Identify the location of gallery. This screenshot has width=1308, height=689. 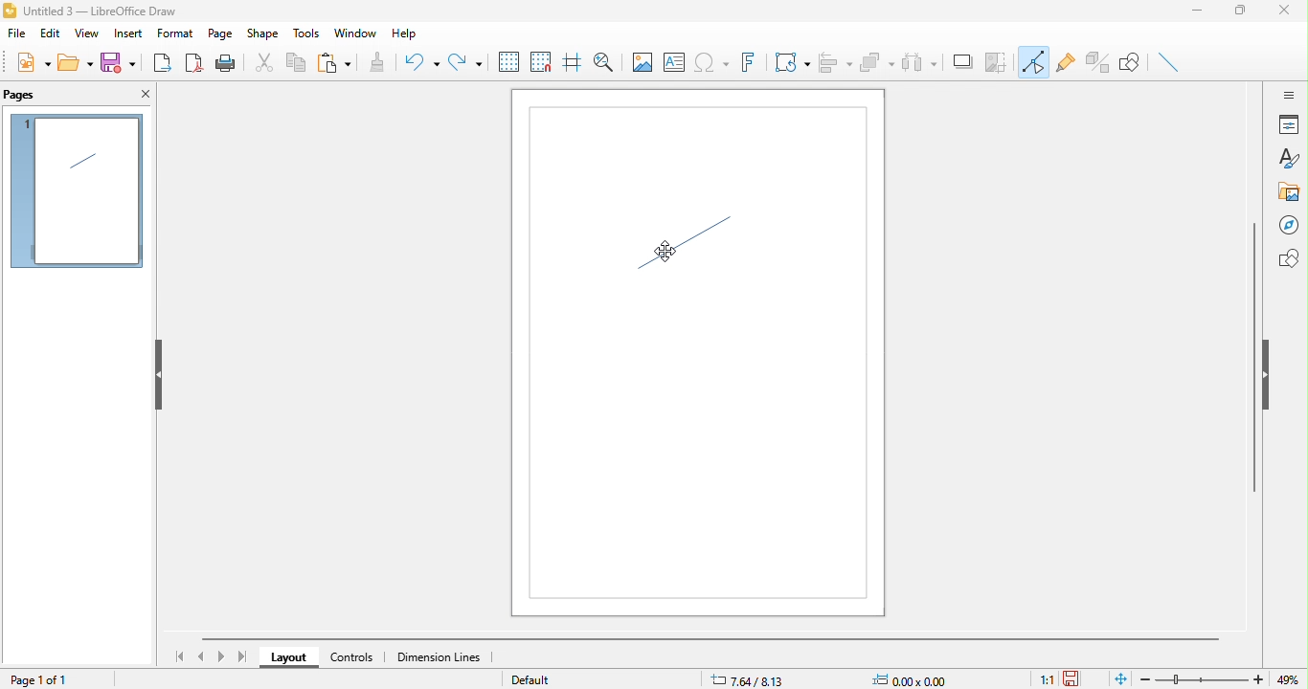
(1290, 192).